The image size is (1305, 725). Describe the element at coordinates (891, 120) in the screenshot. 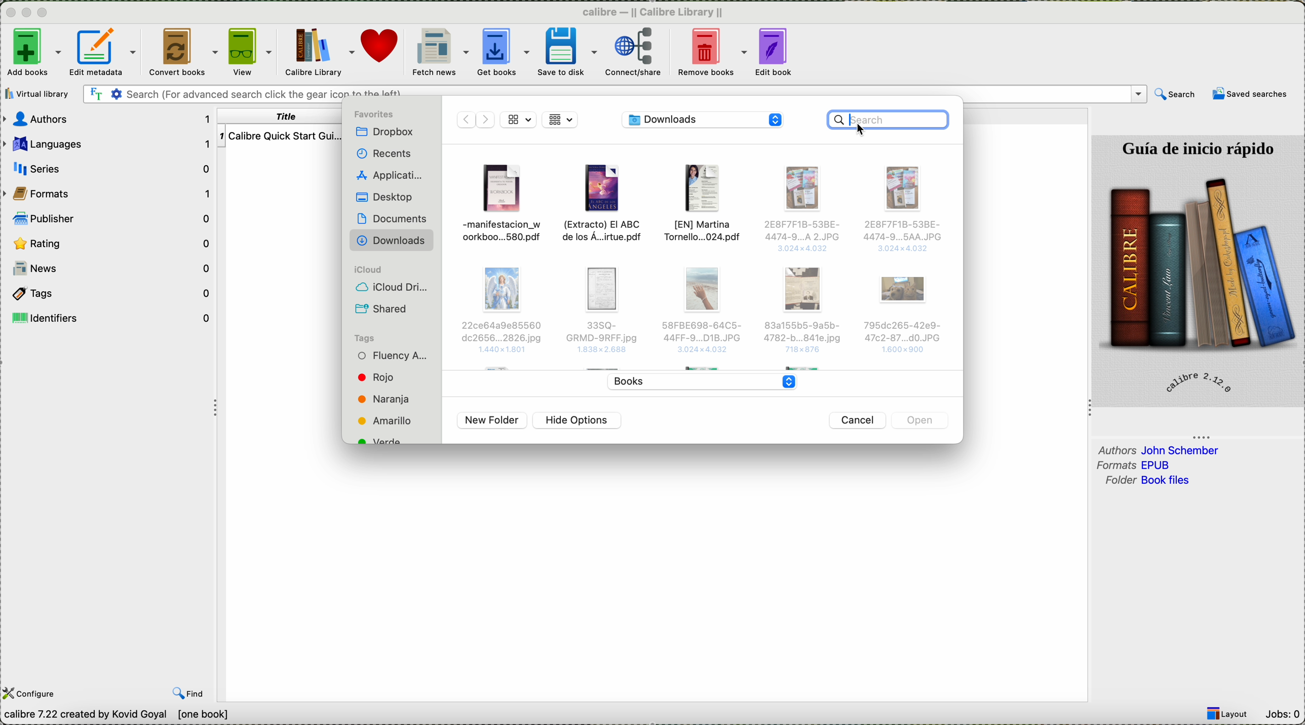

I see `click on search bar` at that location.